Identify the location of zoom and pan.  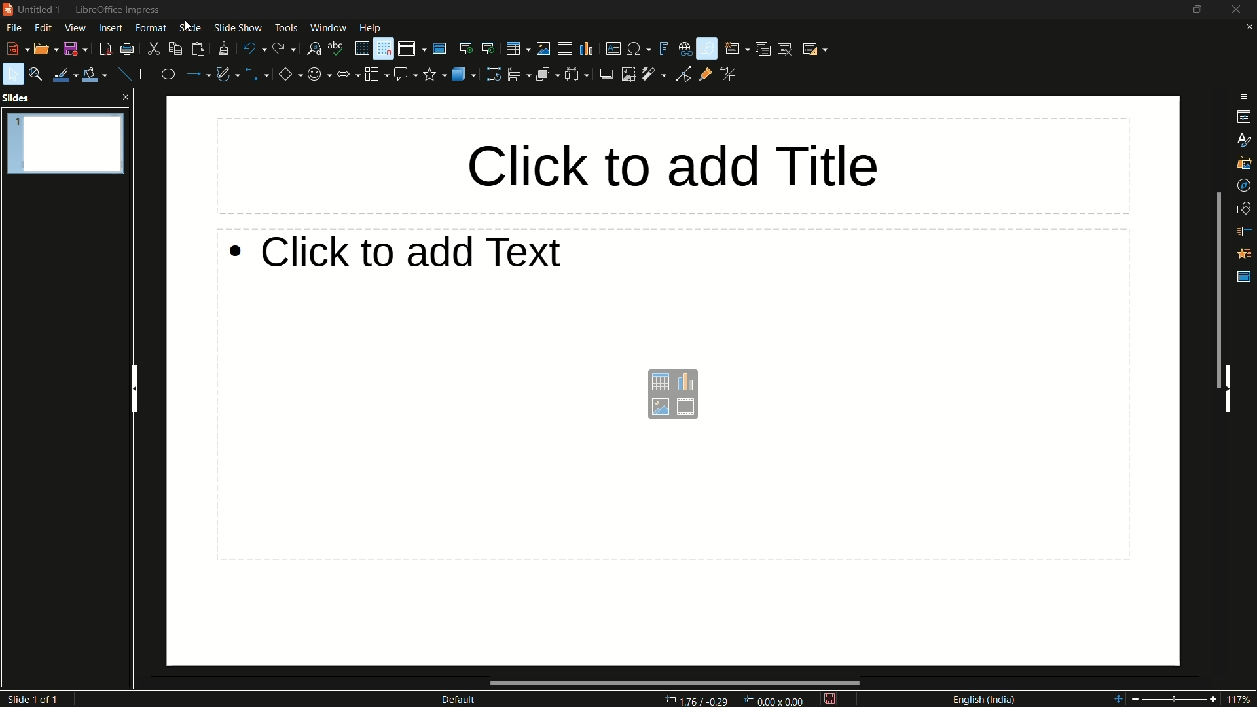
(37, 76).